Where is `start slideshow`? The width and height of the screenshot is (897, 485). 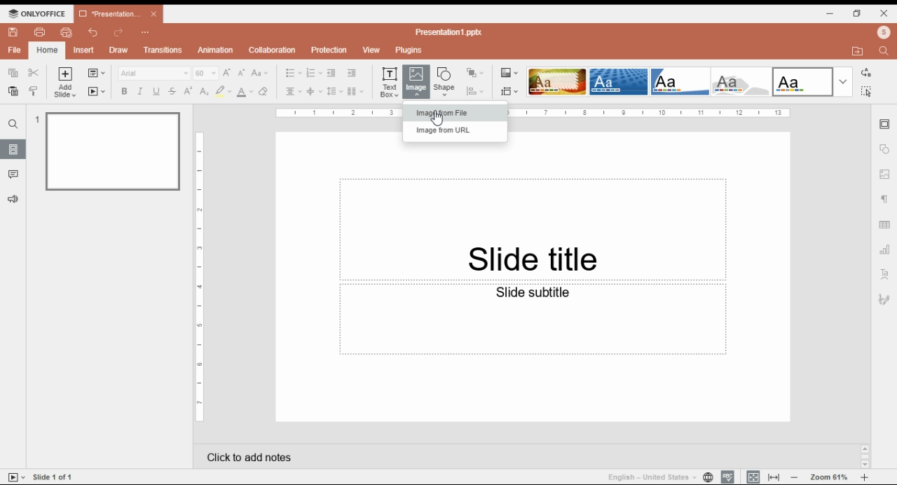
start slideshow is located at coordinates (98, 91).